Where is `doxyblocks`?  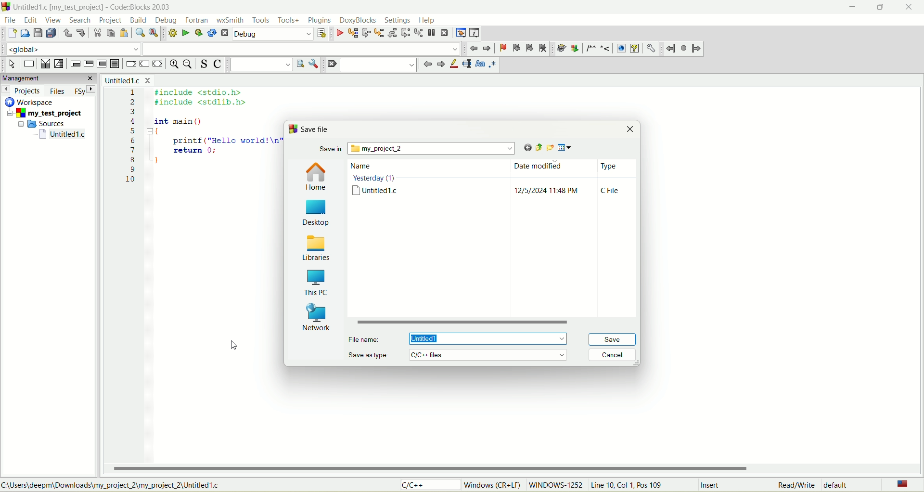 doxyblocks is located at coordinates (358, 21).